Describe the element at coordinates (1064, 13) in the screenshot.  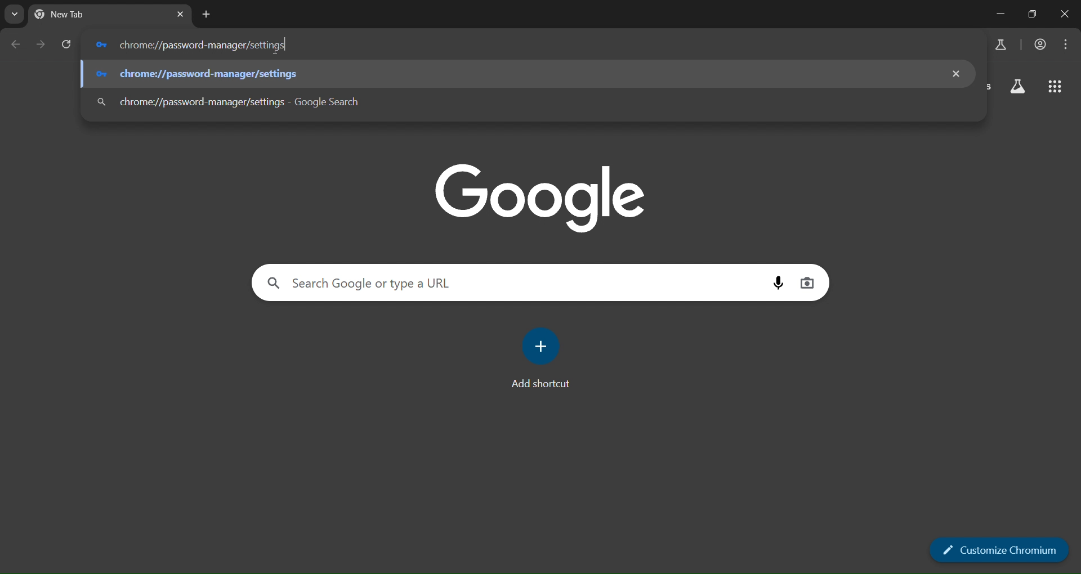
I see `close` at that location.